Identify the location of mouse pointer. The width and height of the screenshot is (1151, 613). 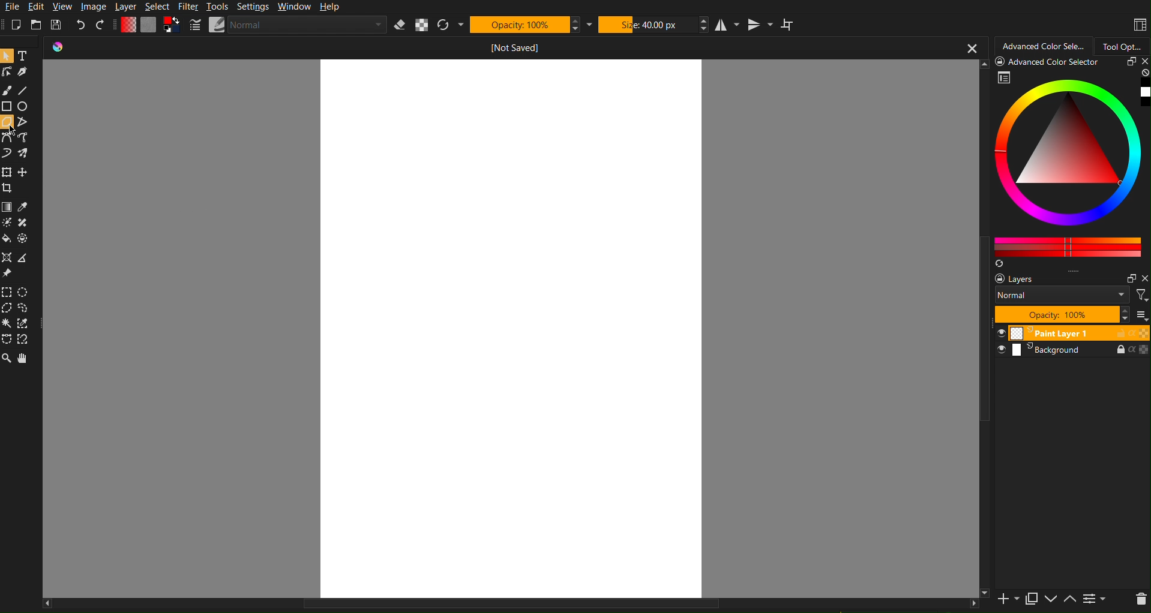
(14, 130).